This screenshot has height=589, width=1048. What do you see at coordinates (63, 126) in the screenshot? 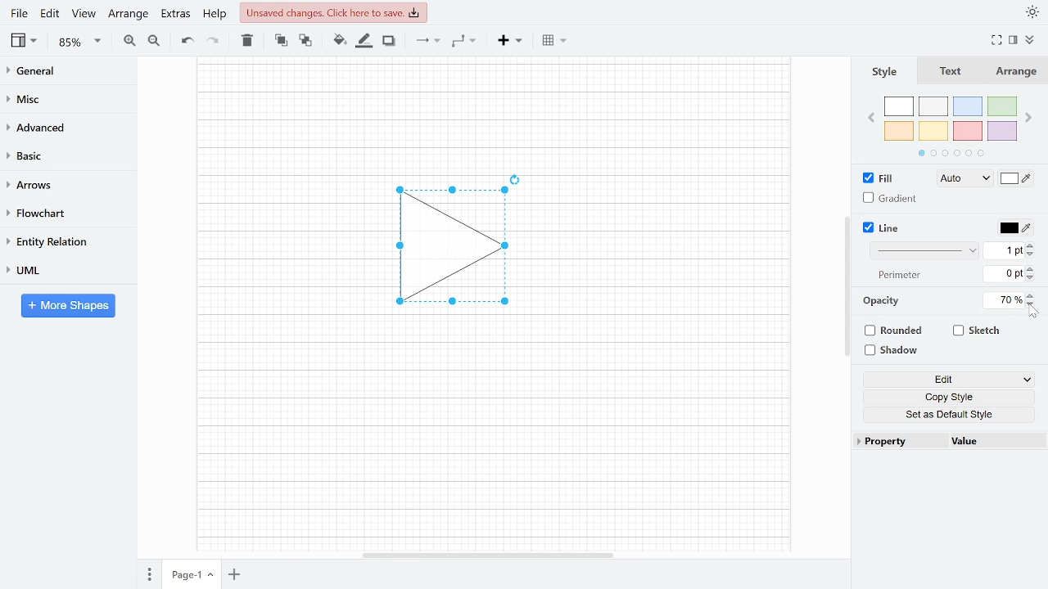
I see `Advanced` at bounding box center [63, 126].